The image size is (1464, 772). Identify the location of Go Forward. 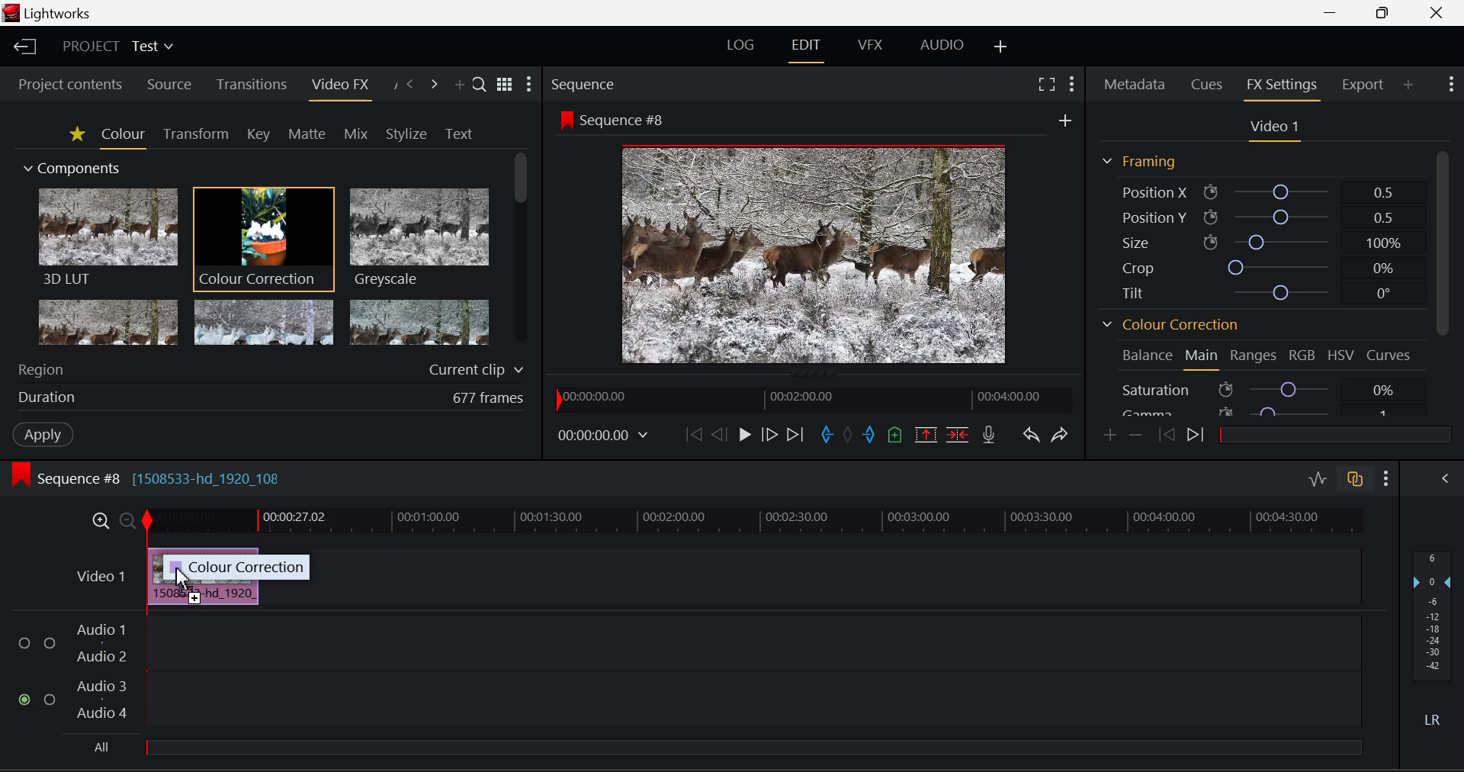
(769, 437).